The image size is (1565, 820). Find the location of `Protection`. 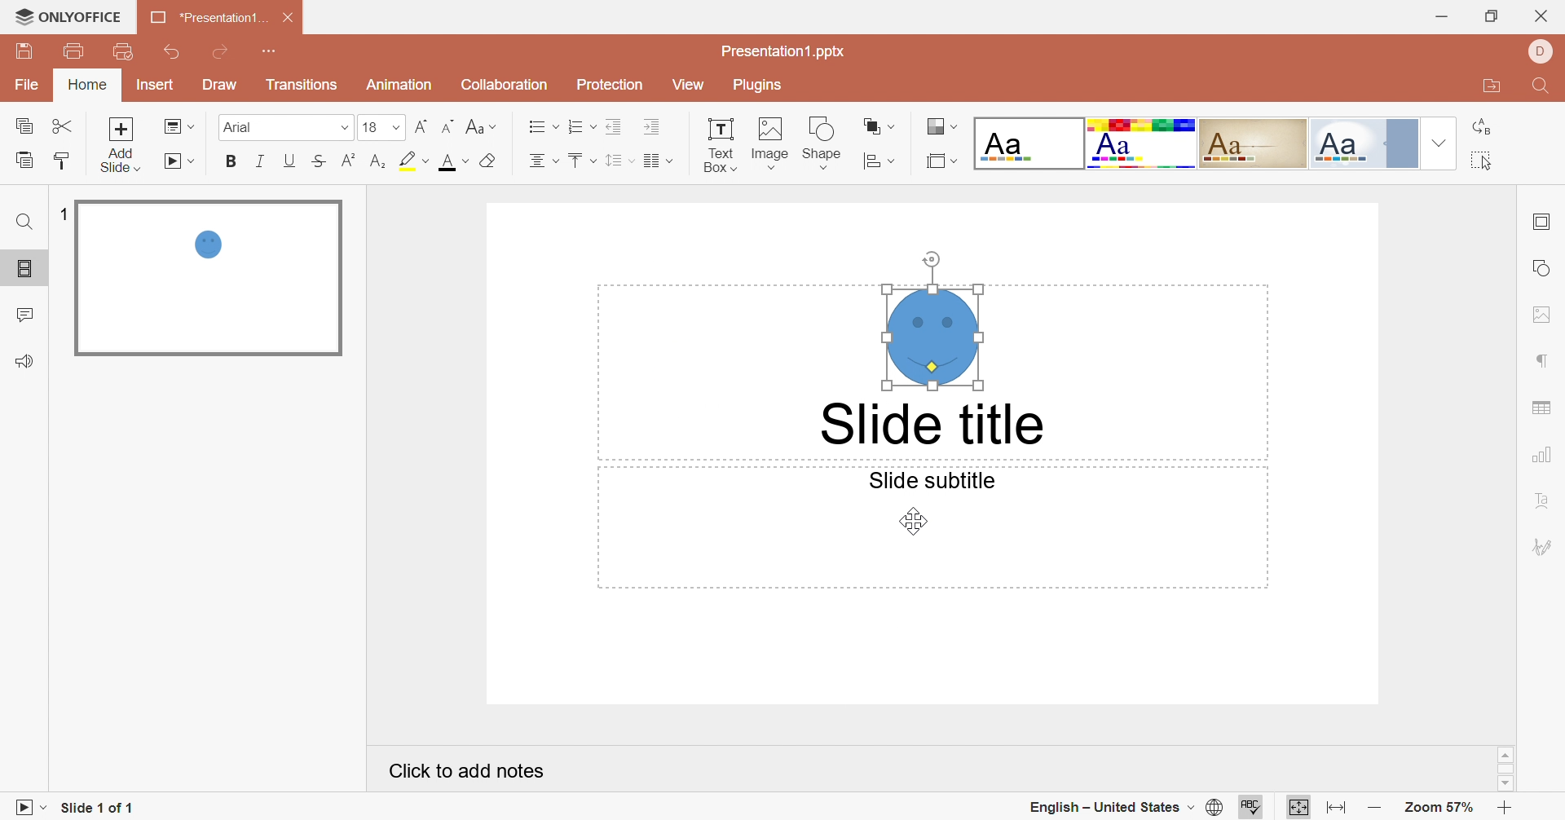

Protection is located at coordinates (607, 86).